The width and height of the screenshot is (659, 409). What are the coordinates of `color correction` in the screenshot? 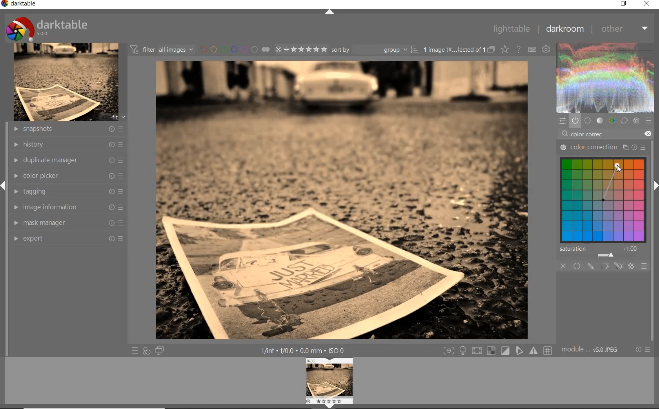 It's located at (603, 148).